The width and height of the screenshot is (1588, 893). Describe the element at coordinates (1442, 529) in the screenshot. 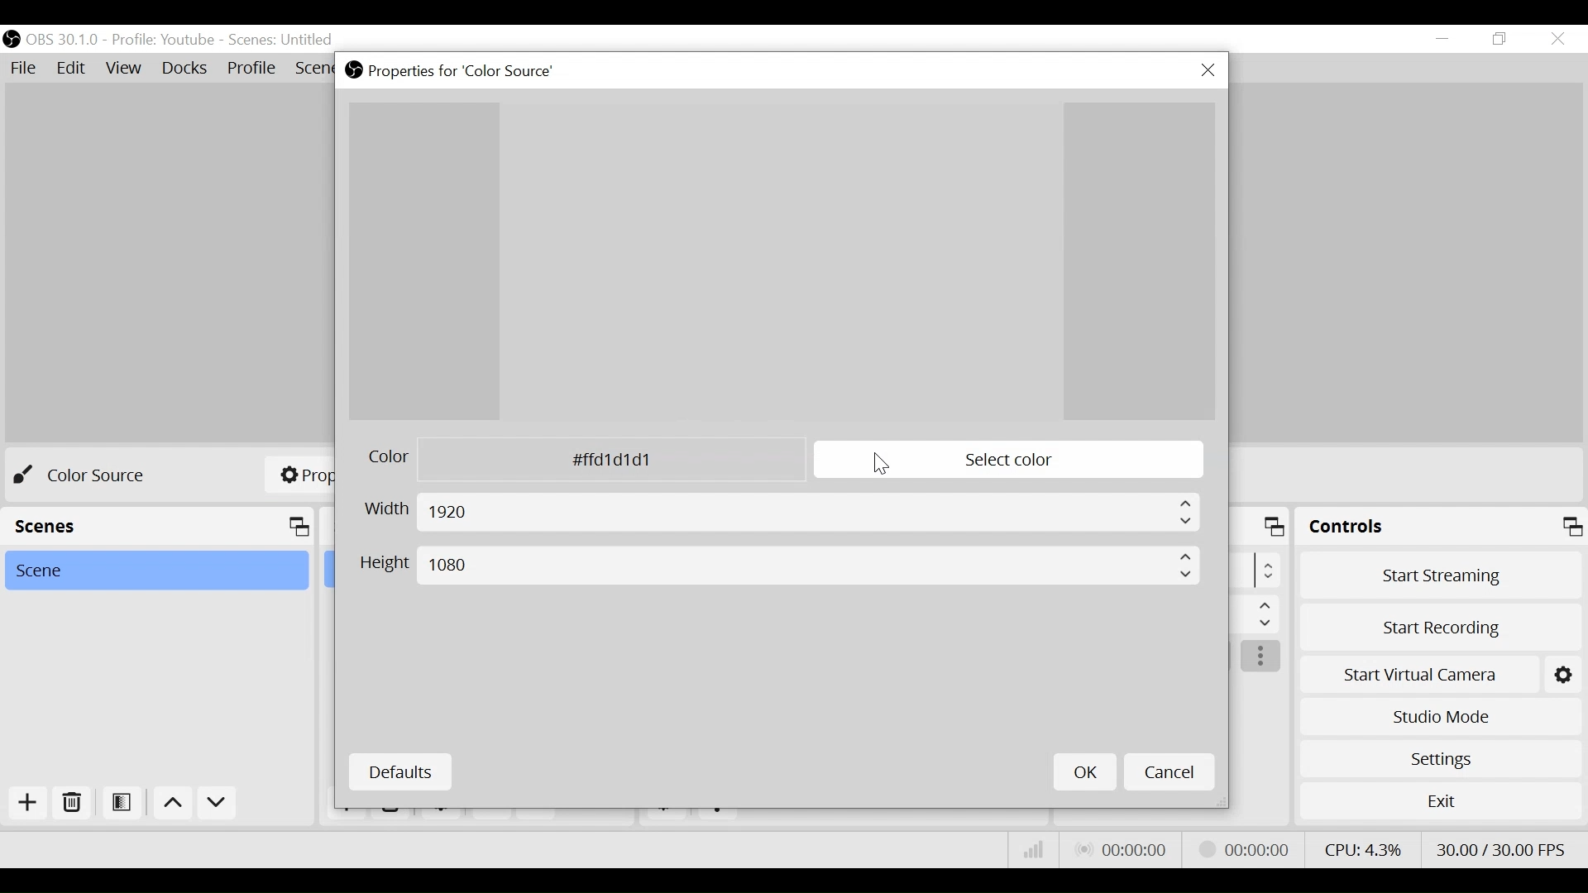

I see `Controls` at that location.